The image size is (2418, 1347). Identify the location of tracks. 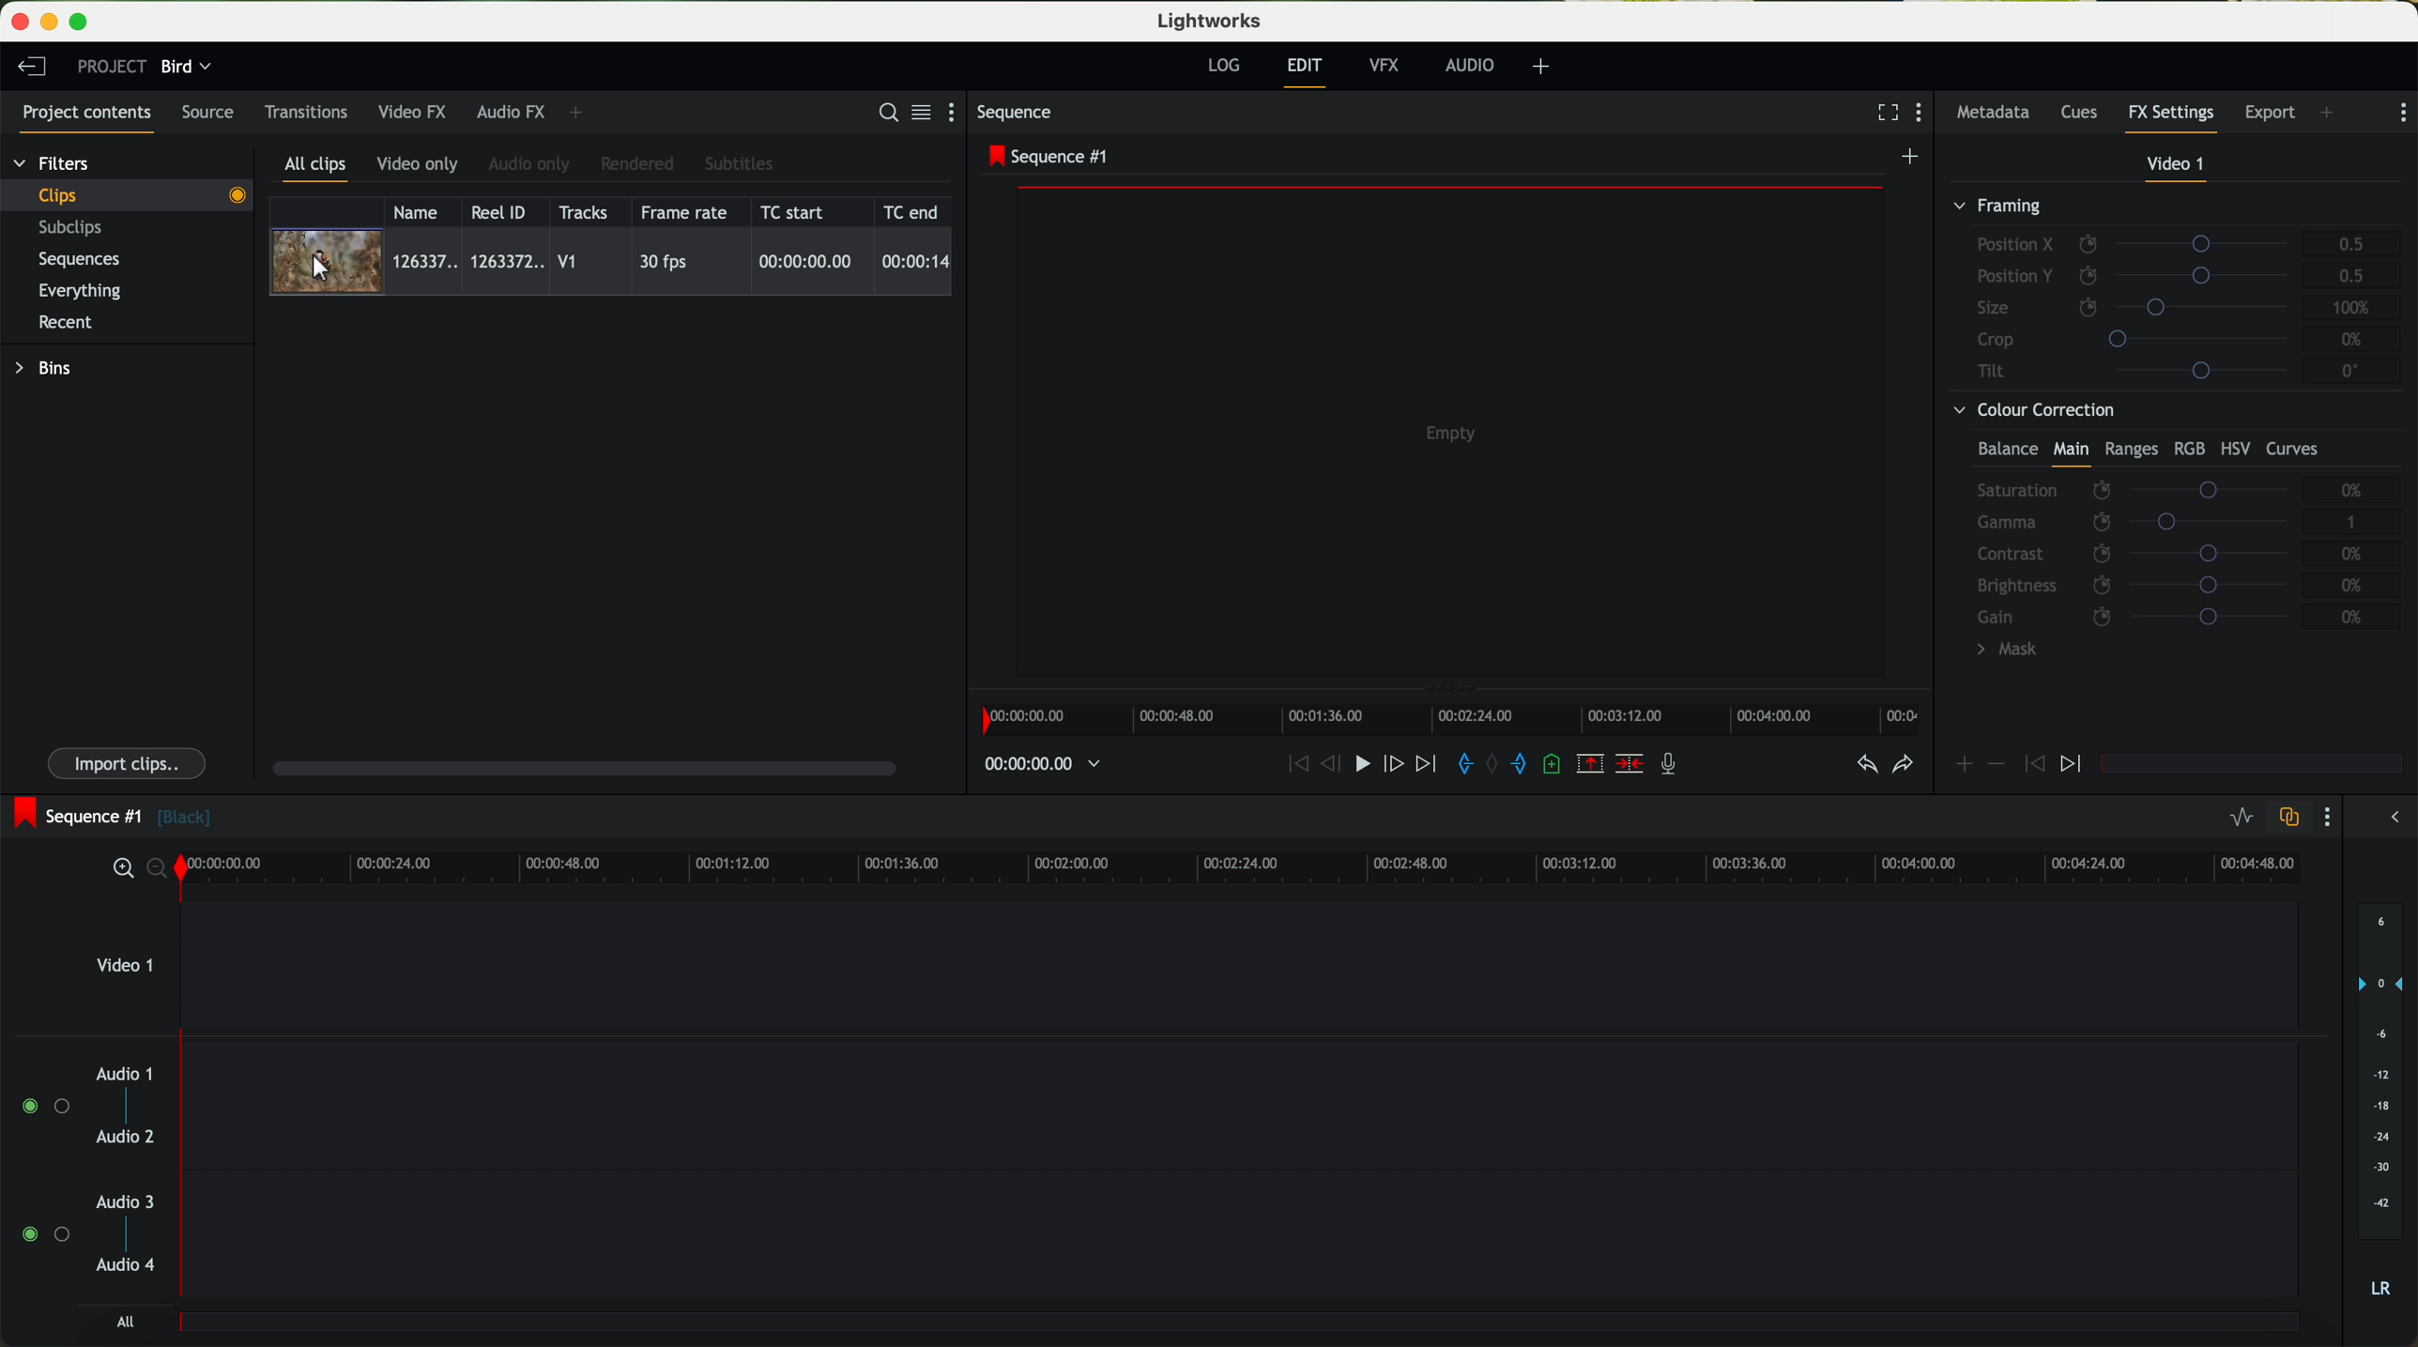
(580, 213).